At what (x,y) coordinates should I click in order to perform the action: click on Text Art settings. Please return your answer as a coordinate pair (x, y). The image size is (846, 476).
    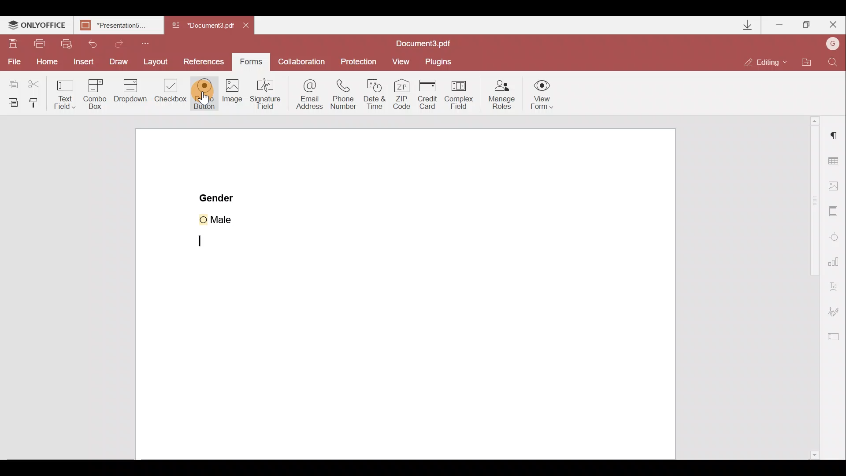
    Looking at the image, I should click on (836, 288).